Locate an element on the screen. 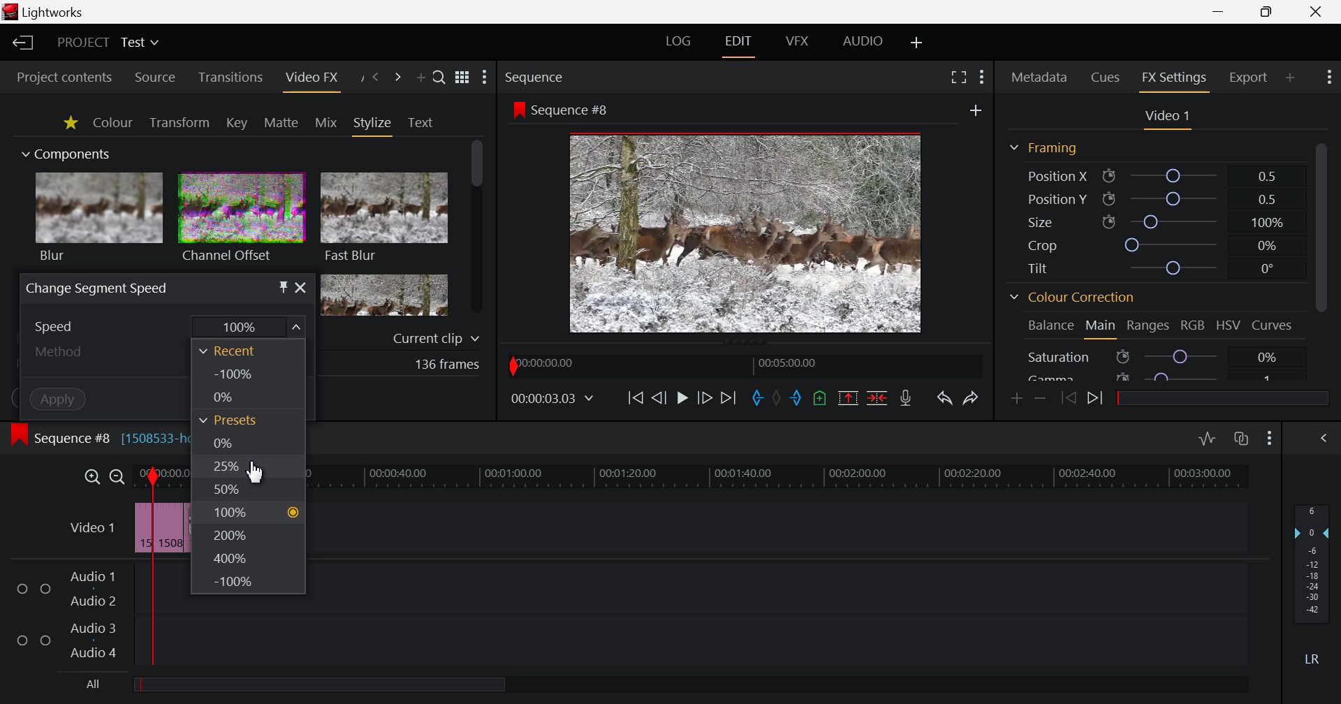  Stylize is located at coordinates (374, 125).